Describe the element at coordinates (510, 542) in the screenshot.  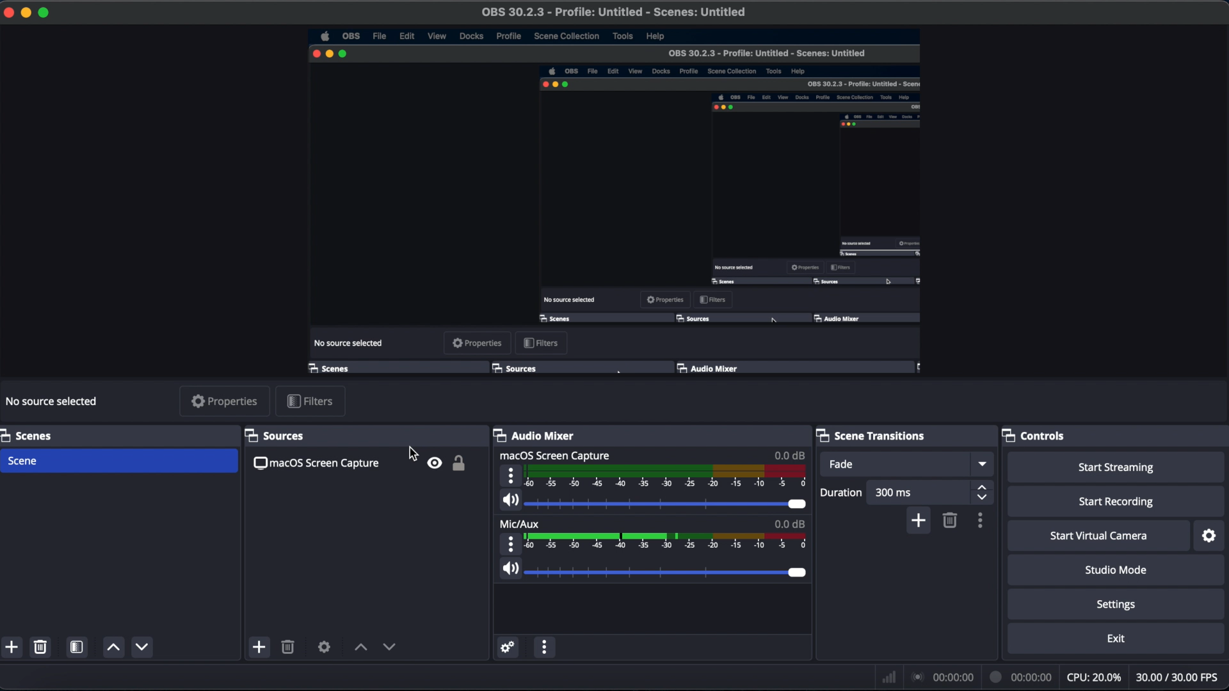
I see `mic properties` at that location.